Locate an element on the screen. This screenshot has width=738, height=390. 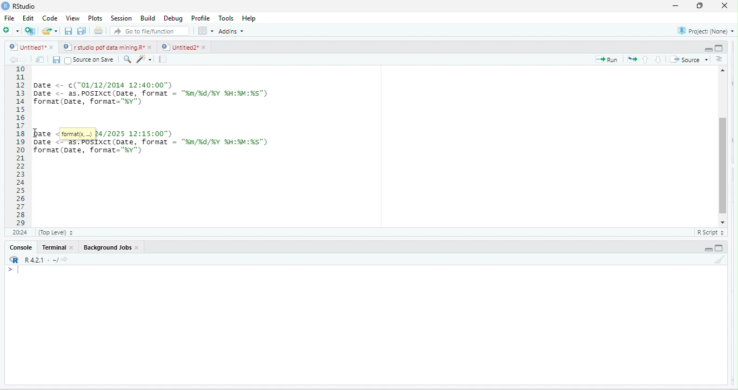
181 is located at coordinates (19, 233).